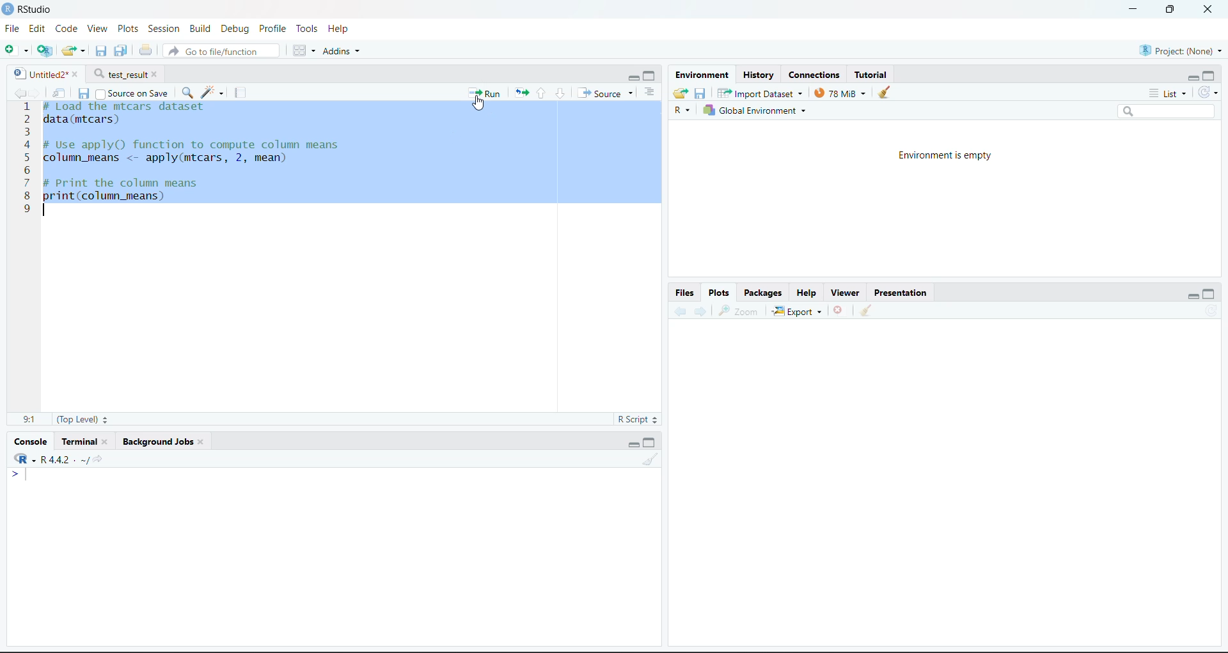 The width and height of the screenshot is (1228, 653). Describe the element at coordinates (100, 457) in the screenshot. I see `View the current working directory` at that location.